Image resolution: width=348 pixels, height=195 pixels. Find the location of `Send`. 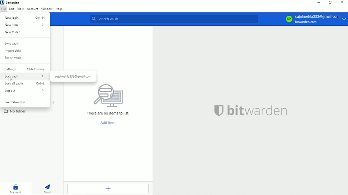

Send is located at coordinates (48, 188).